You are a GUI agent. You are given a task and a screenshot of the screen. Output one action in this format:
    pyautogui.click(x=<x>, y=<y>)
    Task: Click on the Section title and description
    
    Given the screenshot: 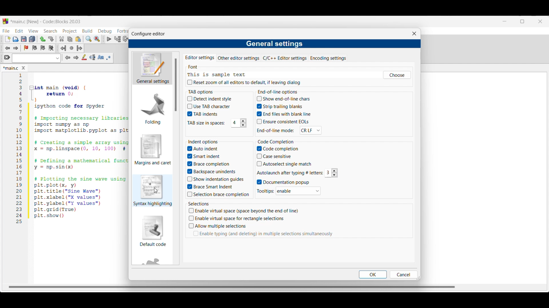 What is the action you would take?
    pyautogui.click(x=216, y=71)
    